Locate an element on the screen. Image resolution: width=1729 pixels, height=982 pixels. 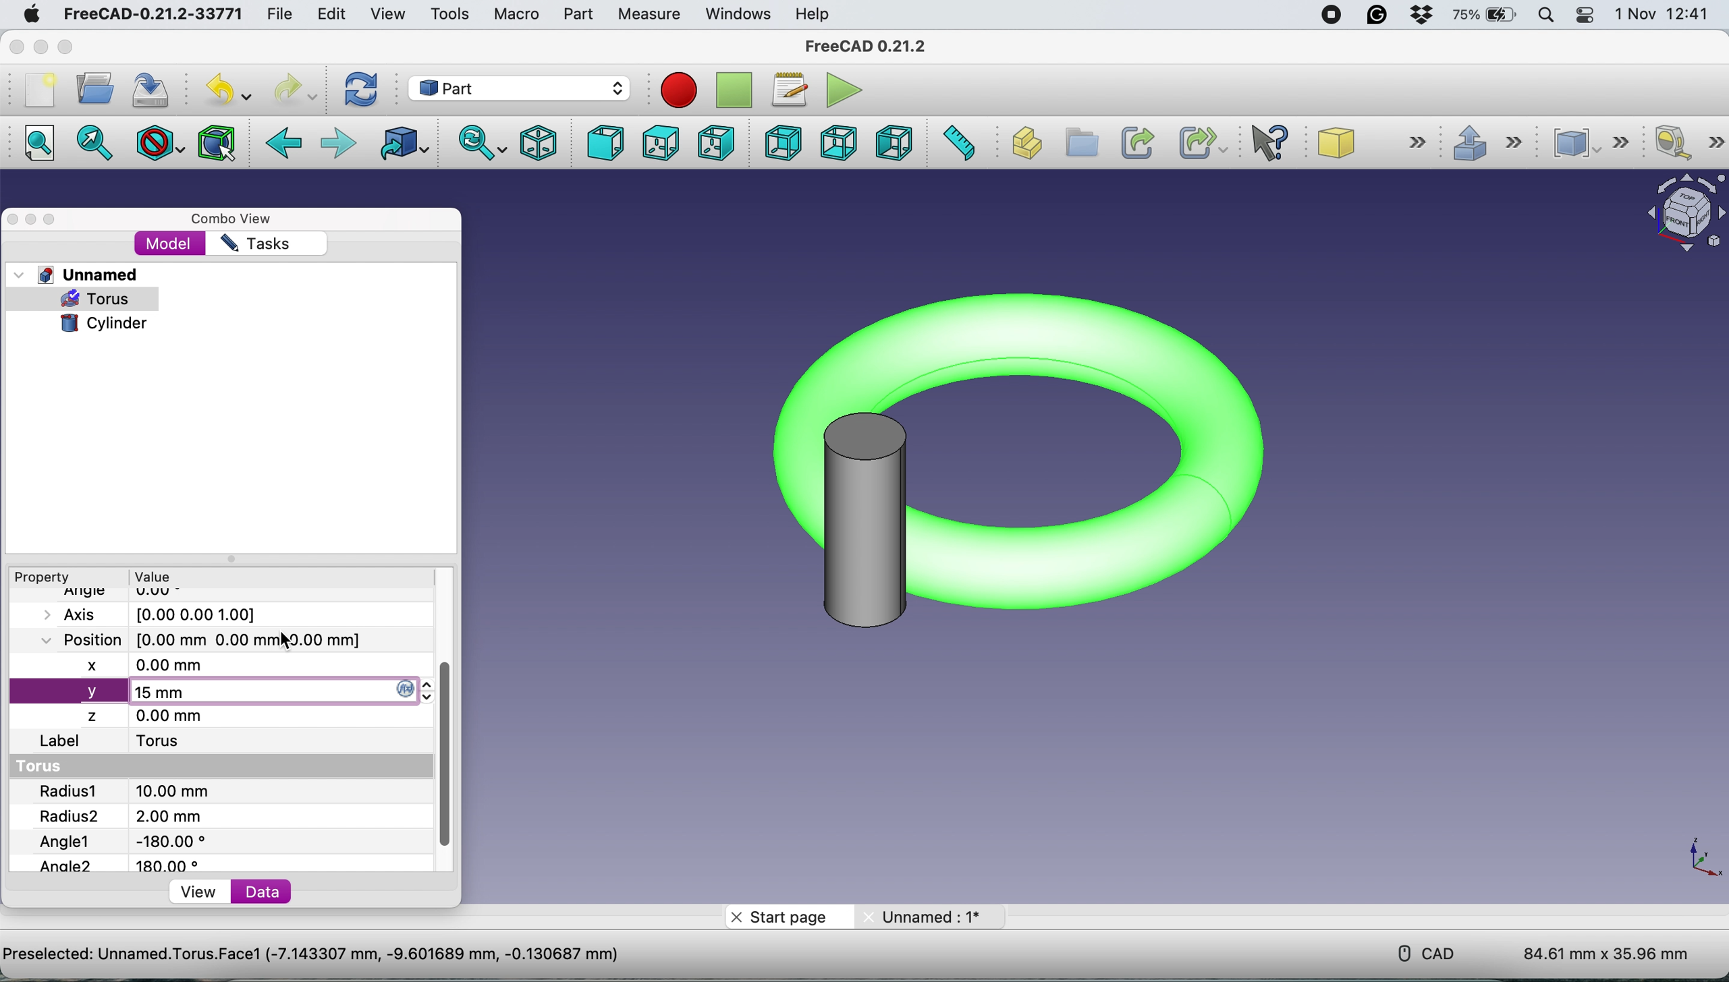
create sub link is located at coordinates (1199, 144).